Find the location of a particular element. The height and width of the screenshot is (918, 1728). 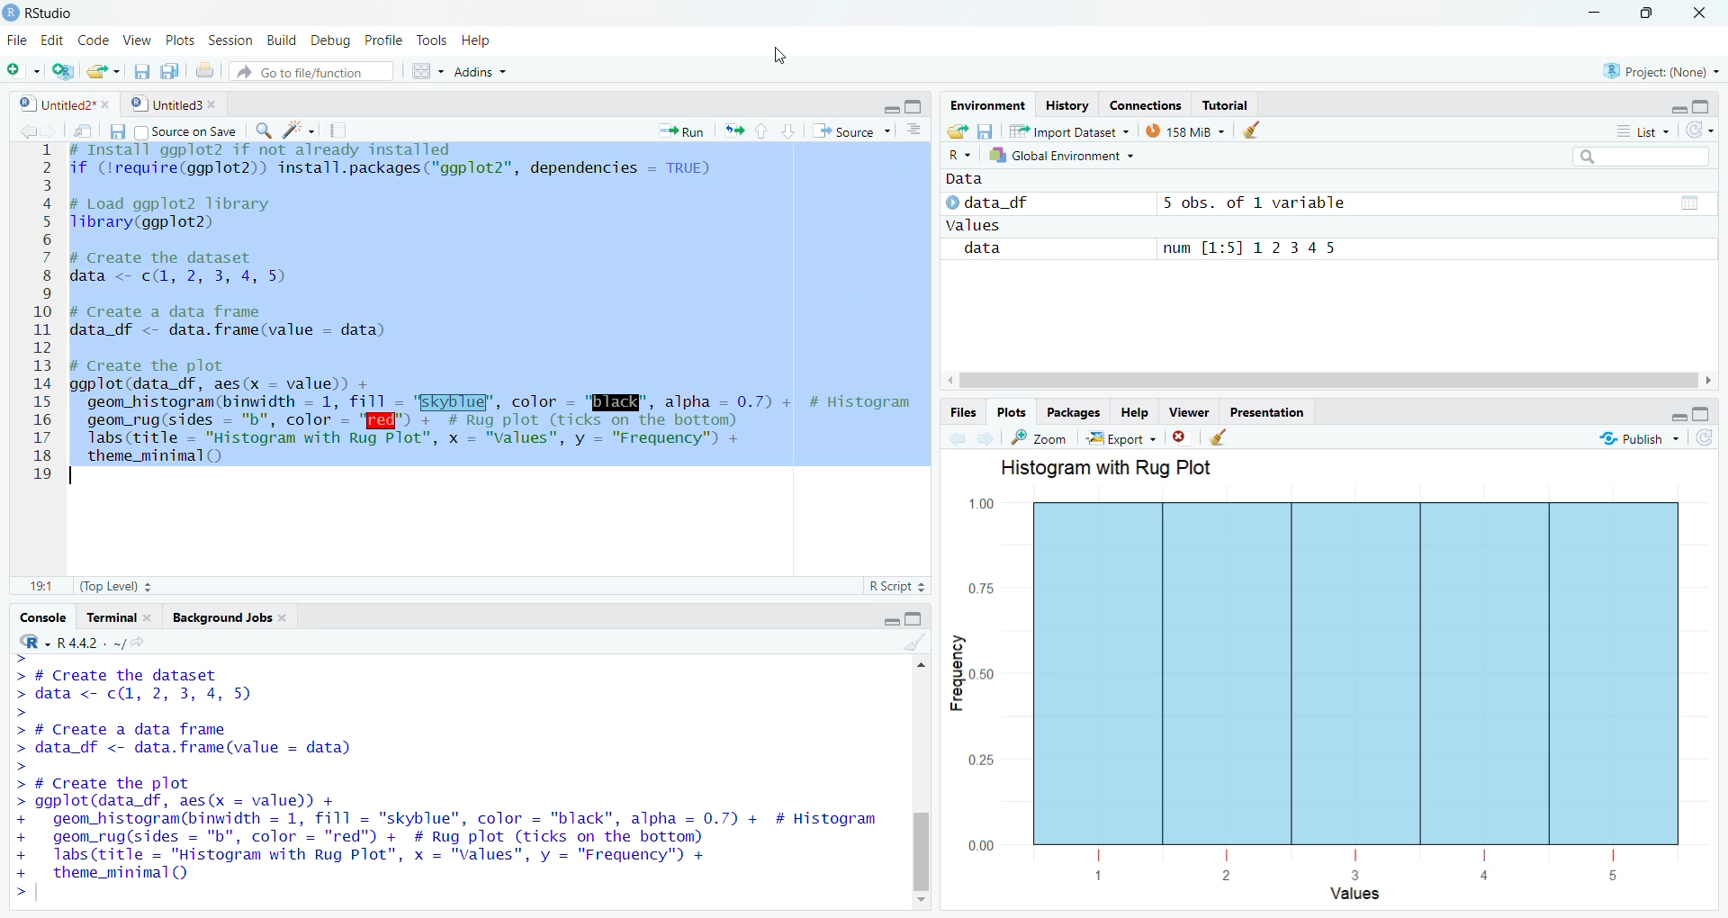

Clear environment is located at coordinates (1255, 130).